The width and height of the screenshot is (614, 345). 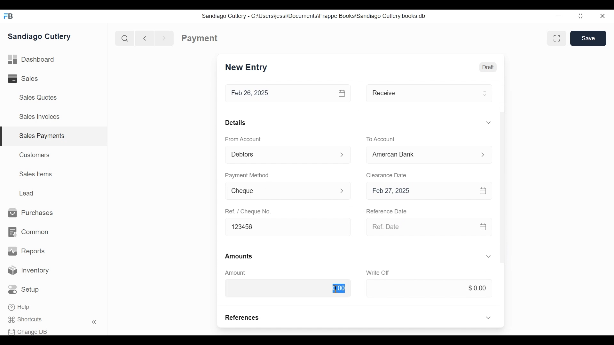 What do you see at coordinates (31, 60) in the screenshot?
I see `Dashboard` at bounding box center [31, 60].